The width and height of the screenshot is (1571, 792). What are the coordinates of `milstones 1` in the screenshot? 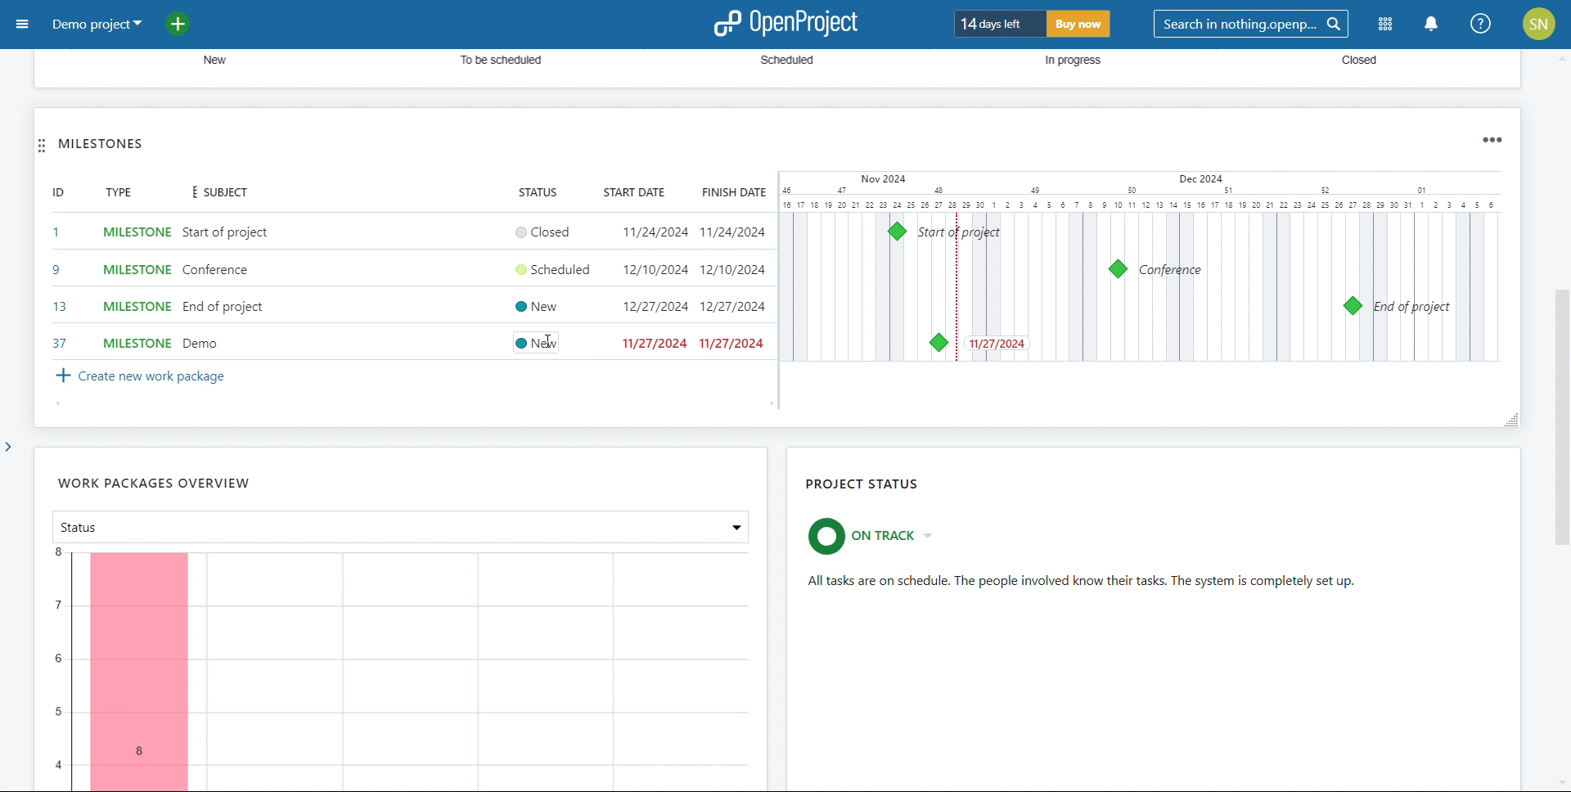 It's located at (898, 231).